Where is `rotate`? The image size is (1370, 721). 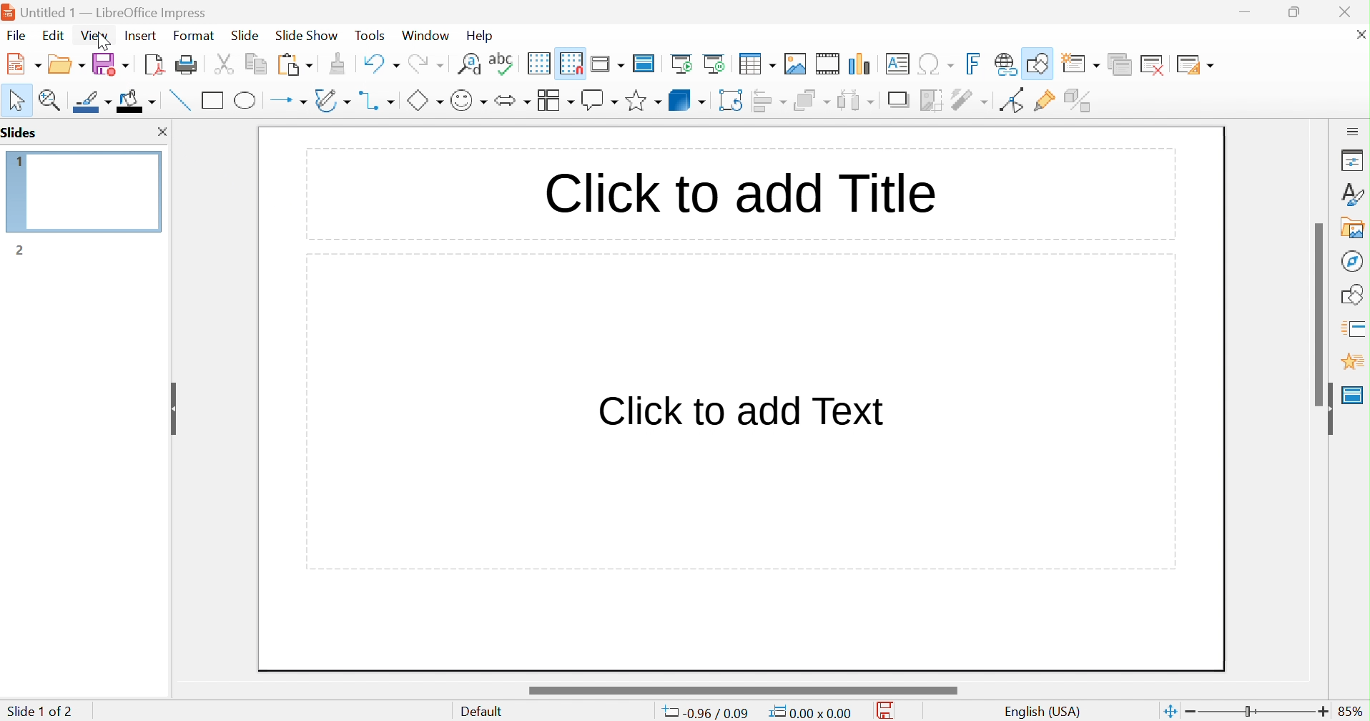 rotate is located at coordinates (732, 100).